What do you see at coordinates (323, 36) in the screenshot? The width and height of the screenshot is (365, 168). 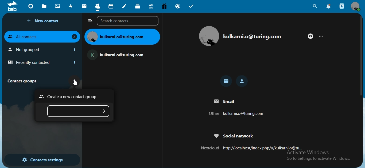 I see `...` at bounding box center [323, 36].